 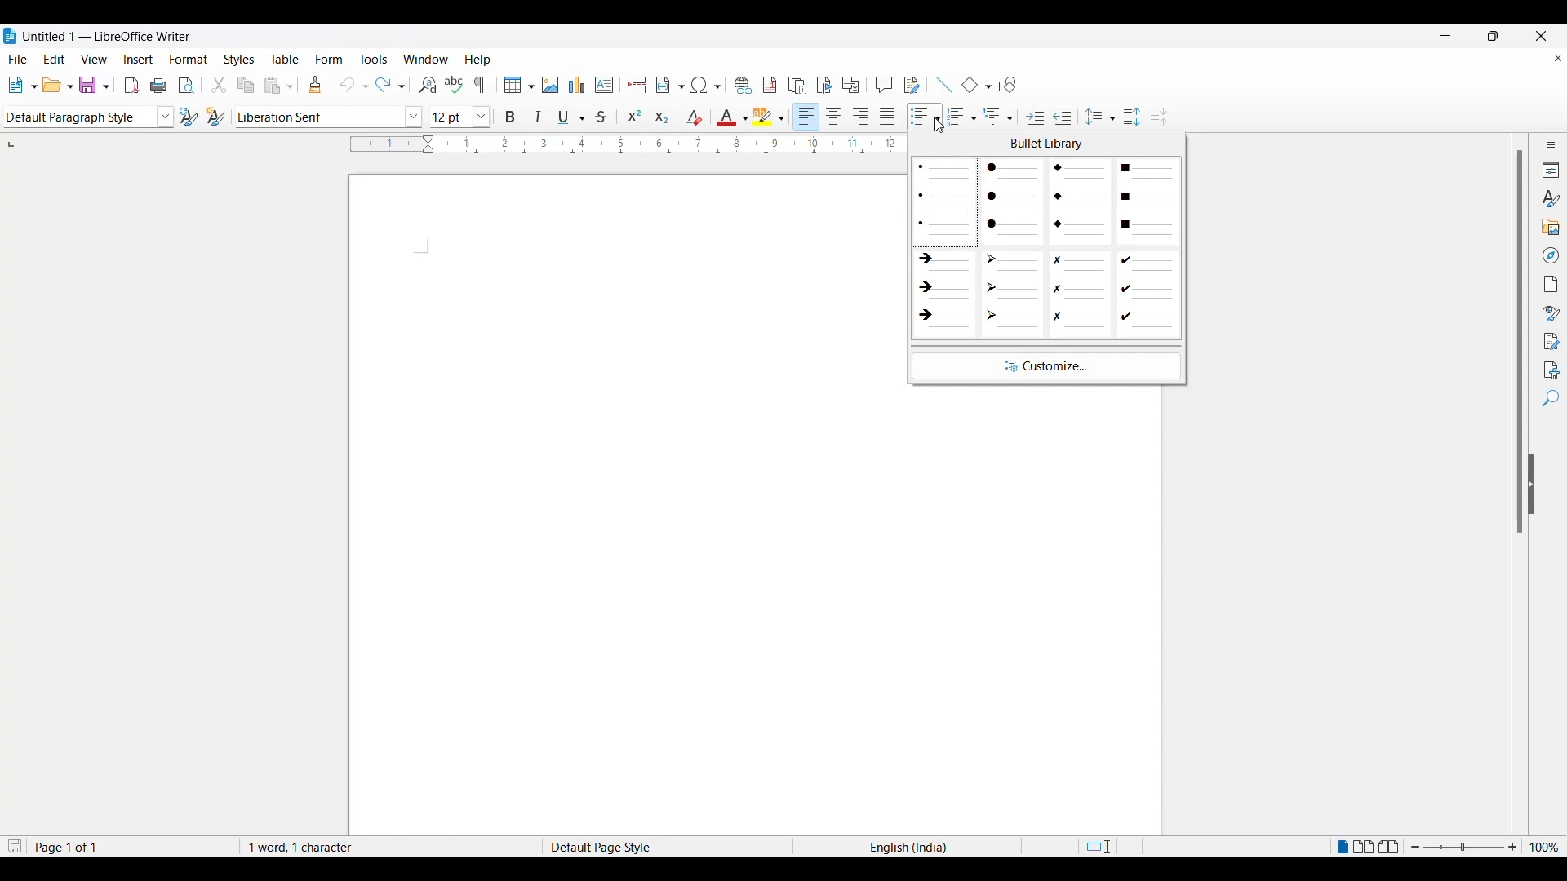 What do you see at coordinates (1546, 845) in the screenshot?
I see `100%` at bounding box center [1546, 845].